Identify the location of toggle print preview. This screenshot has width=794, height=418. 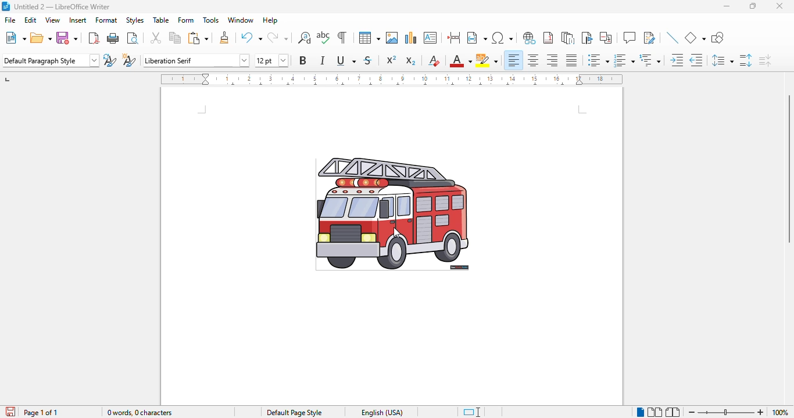
(133, 38).